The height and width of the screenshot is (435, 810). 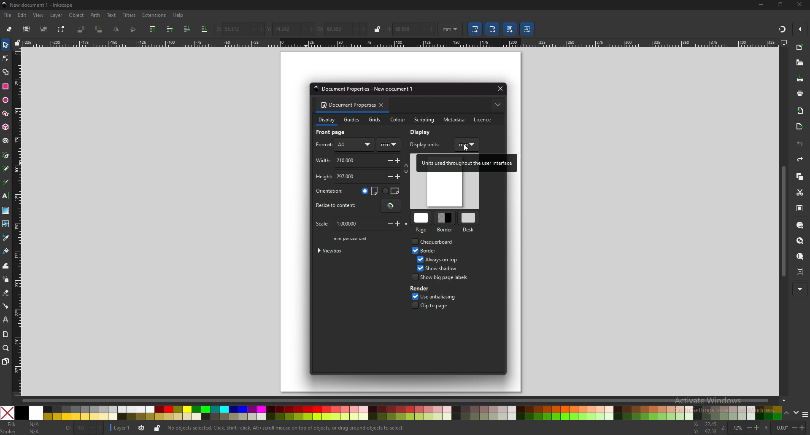 What do you see at coordinates (775, 428) in the screenshot?
I see `rotation` at bounding box center [775, 428].